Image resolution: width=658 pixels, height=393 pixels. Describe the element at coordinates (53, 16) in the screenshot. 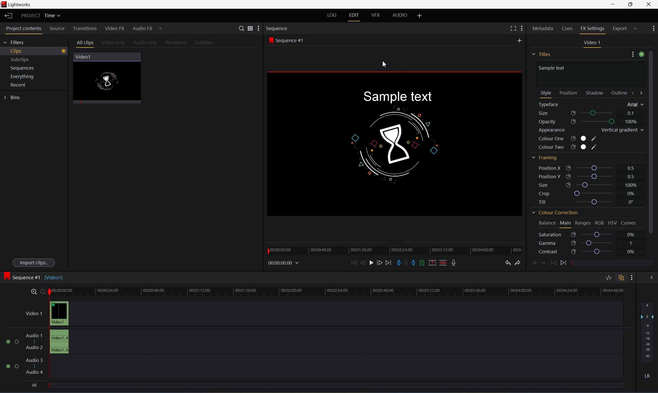

I see `Time` at that location.